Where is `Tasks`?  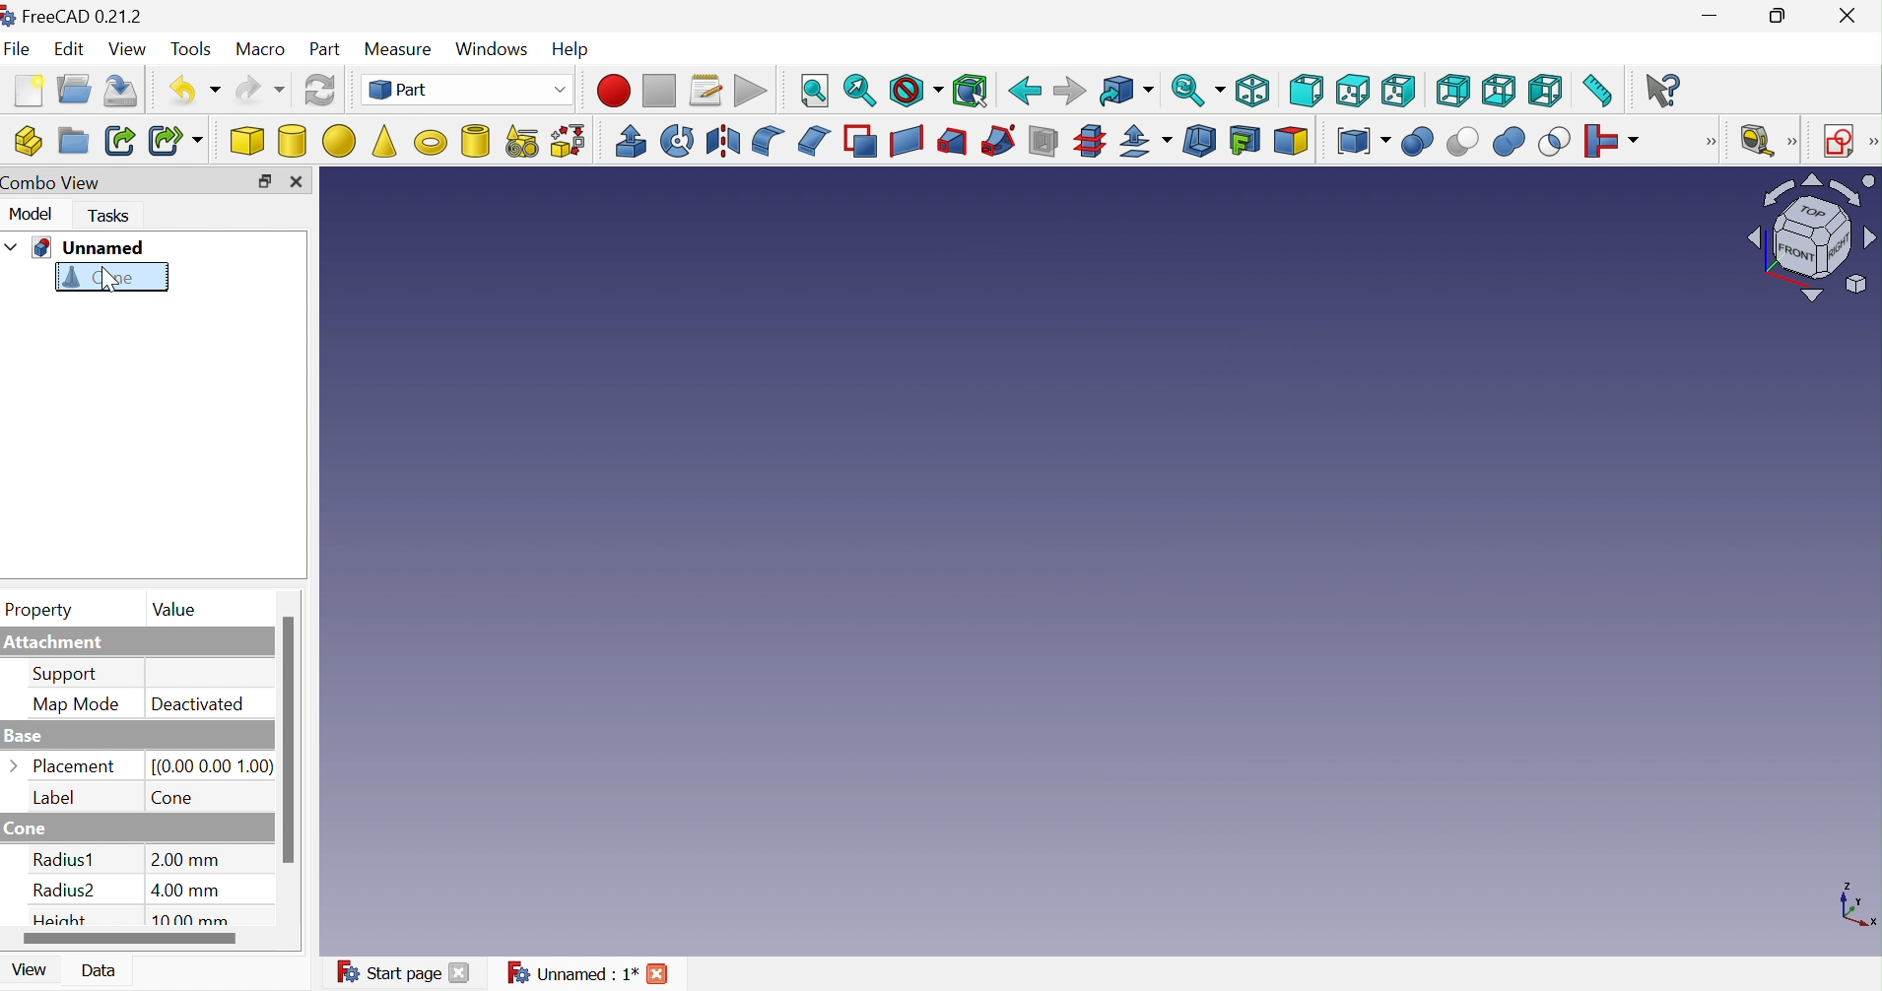
Tasks is located at coordinates (107, 217).